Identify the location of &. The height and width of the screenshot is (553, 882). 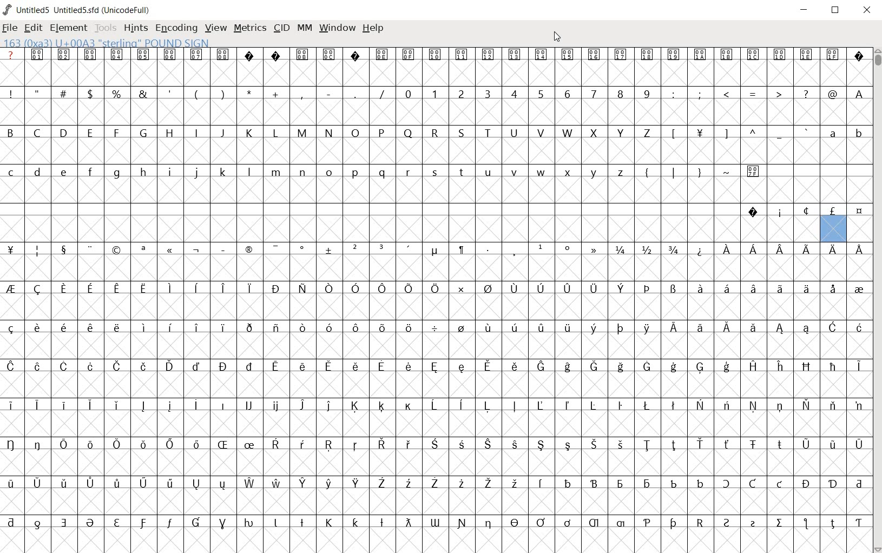
(144, 93).